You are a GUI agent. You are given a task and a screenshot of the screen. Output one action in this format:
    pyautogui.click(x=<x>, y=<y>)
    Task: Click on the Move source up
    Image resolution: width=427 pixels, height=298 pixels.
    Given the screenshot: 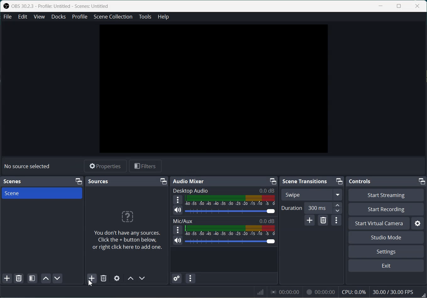 What is the action you would take?
    pyautogui.click(x=130, y=279)
    